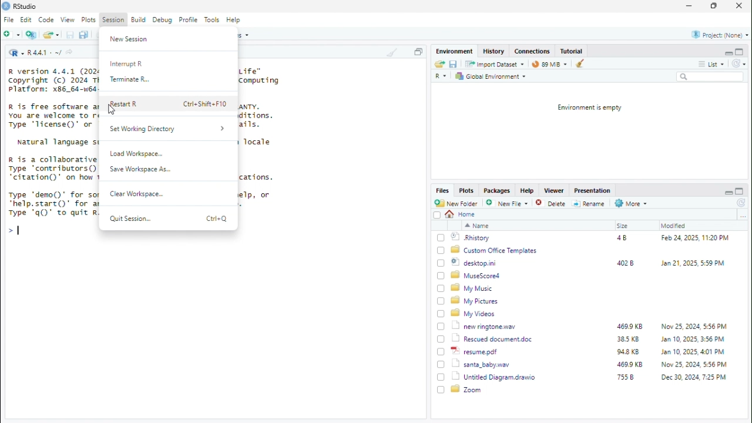  Describe the element at coordinates (476, 276) in the screenshot. I see `MuseScored` at that location.